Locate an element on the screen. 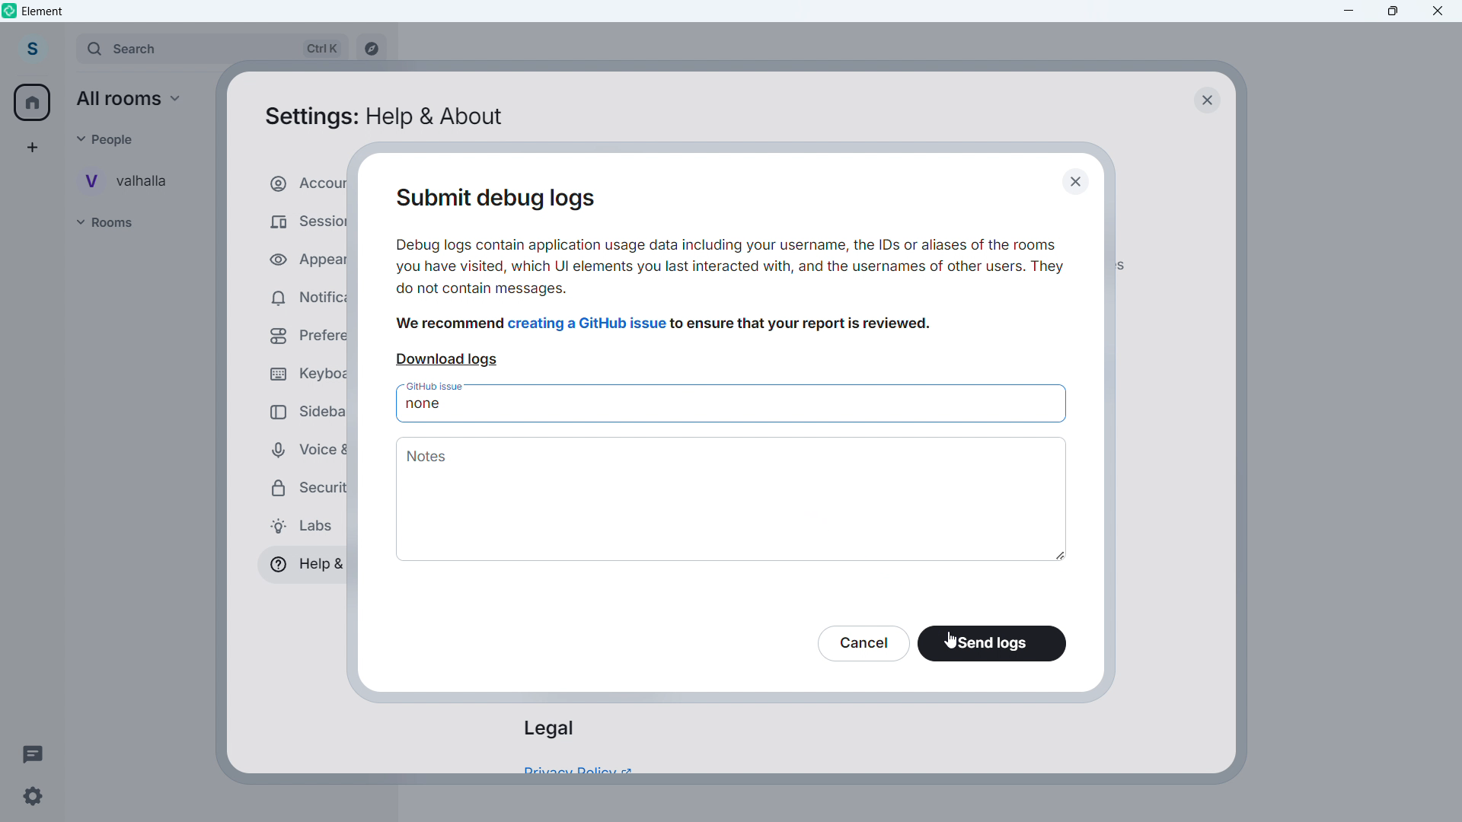  Settings: help and above is located at coordinates (382, 118).